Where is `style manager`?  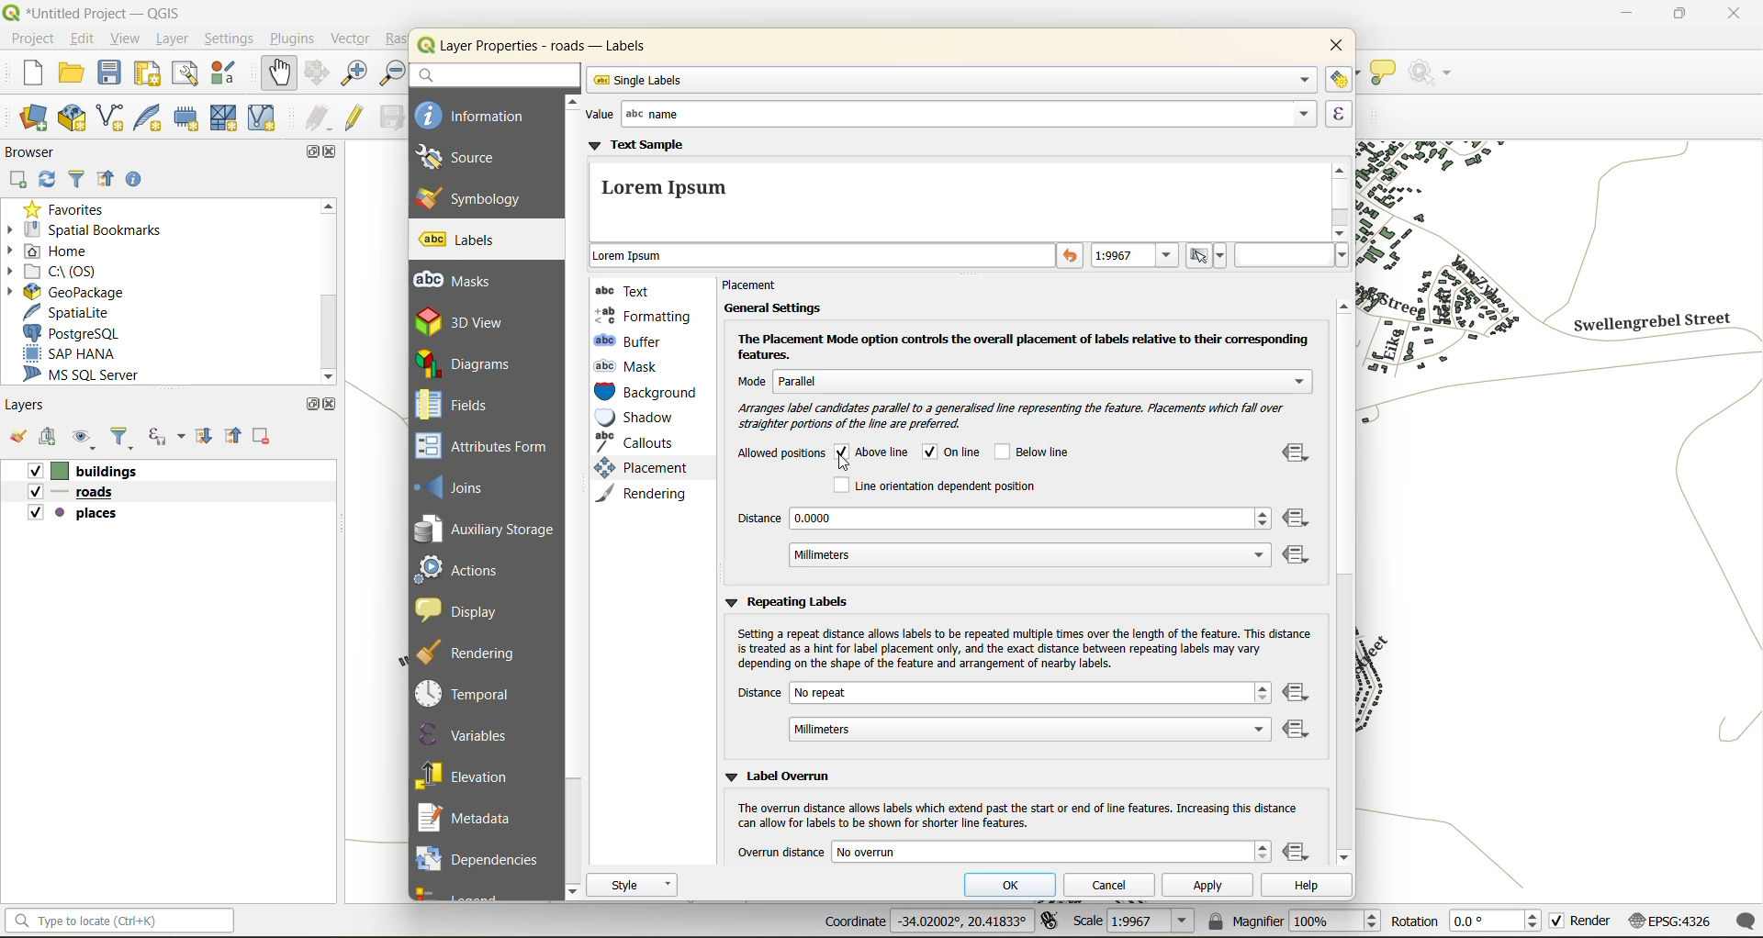
style manager is located at coordinates (231, 75).